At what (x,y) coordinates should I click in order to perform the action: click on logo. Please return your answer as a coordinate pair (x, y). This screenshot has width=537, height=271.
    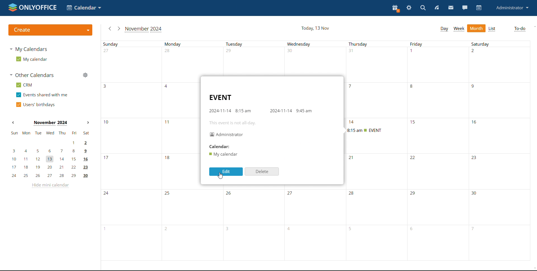
    Looking at the image, I should click on (32, 8).